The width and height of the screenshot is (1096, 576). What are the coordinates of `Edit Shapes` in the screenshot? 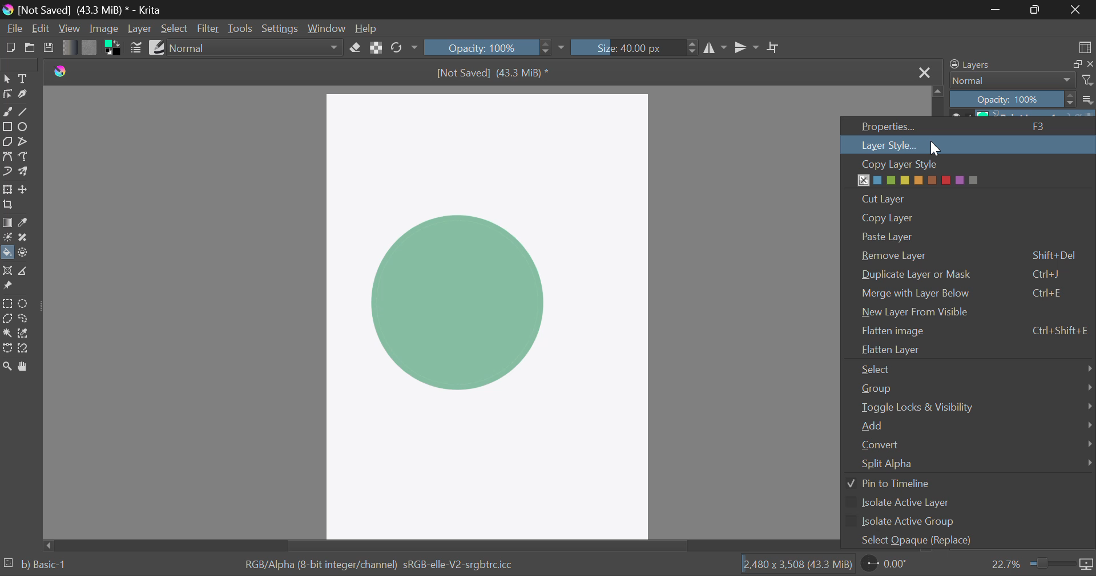 It's located at (7, 94).